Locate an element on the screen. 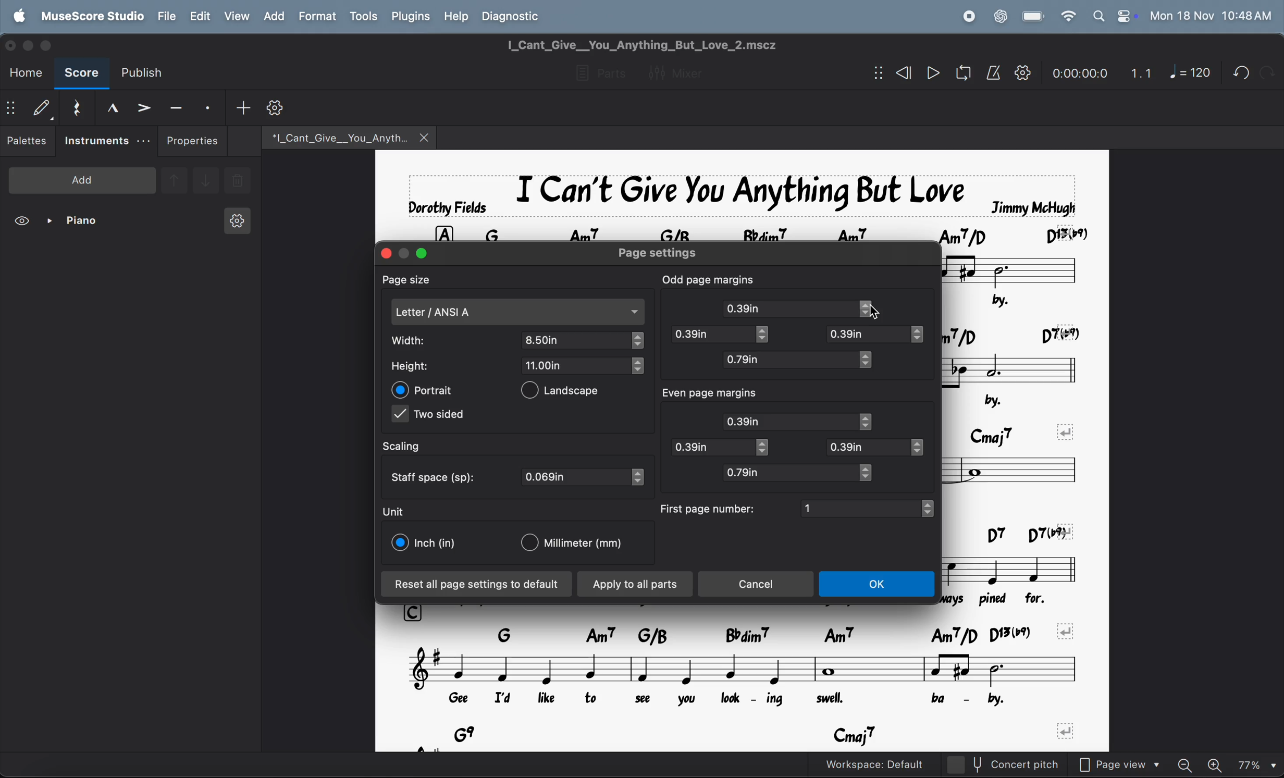 The image size is (1284, 778). concert pitch is located at coordinates (1023, 764).